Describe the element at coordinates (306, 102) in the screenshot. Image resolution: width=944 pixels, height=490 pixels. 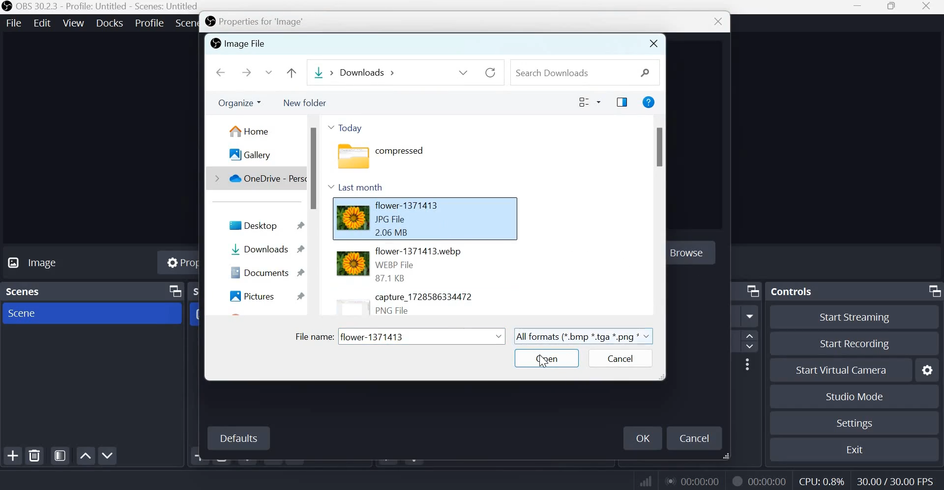
I see `New folder` at that location.